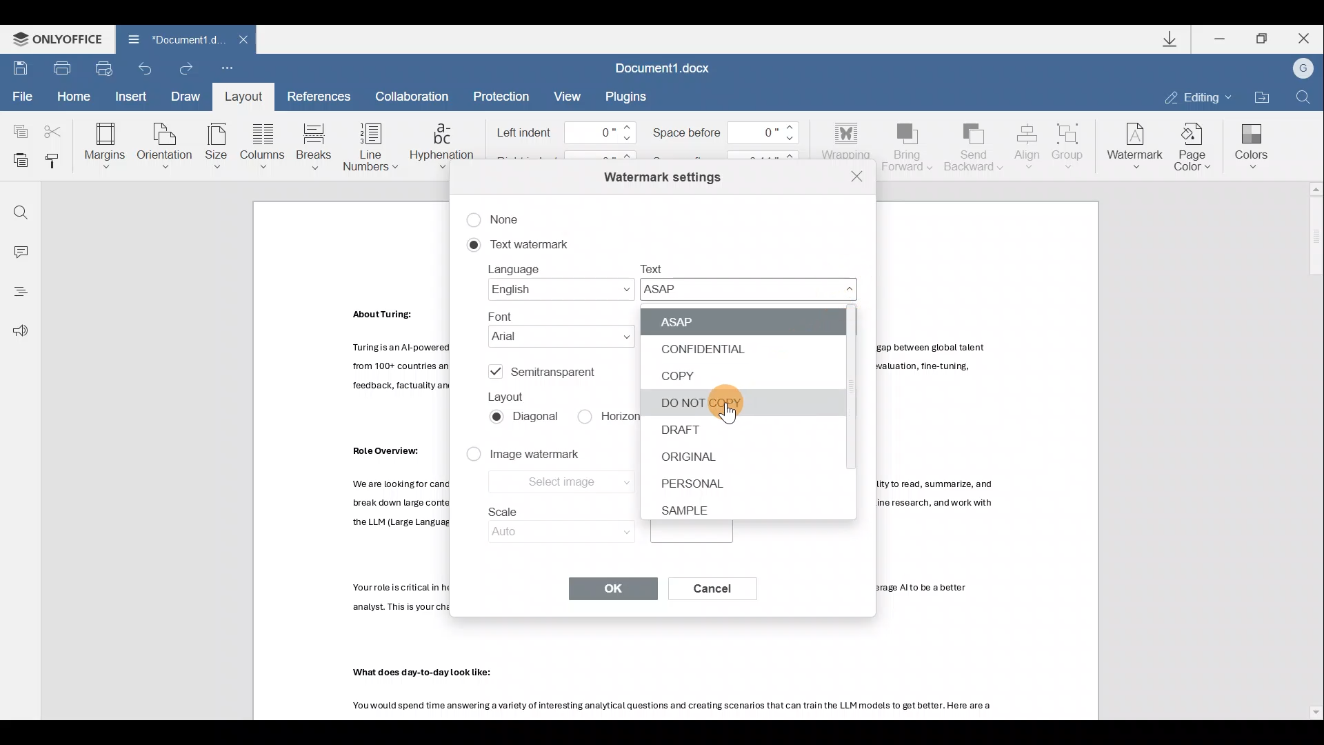 The width and height of the screenshot is (1324, 745). I want to click on , so click(425, 674).